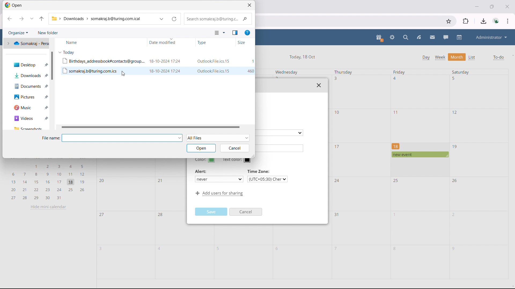 This screenshot has height=289, width=515. Describe the element at coordinates (484, 21) in the screenshot. I see `downloads` at that location.